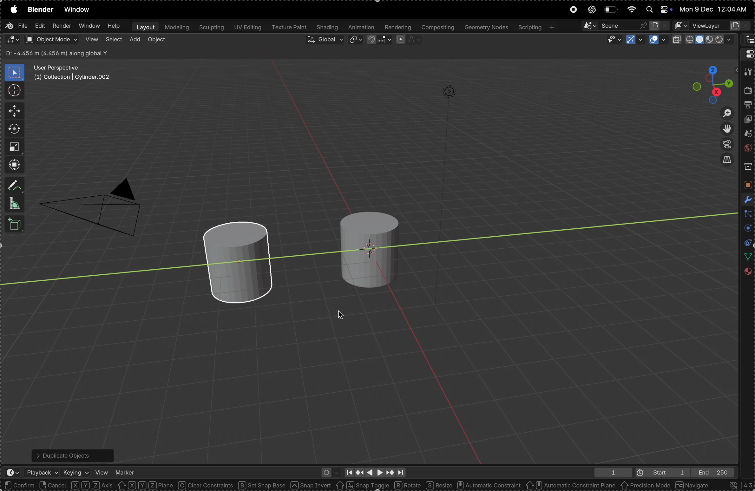  What do you see at coordinates (43, 472) in the screenshot?
I see `play back ` at bounding box center [43, 472].